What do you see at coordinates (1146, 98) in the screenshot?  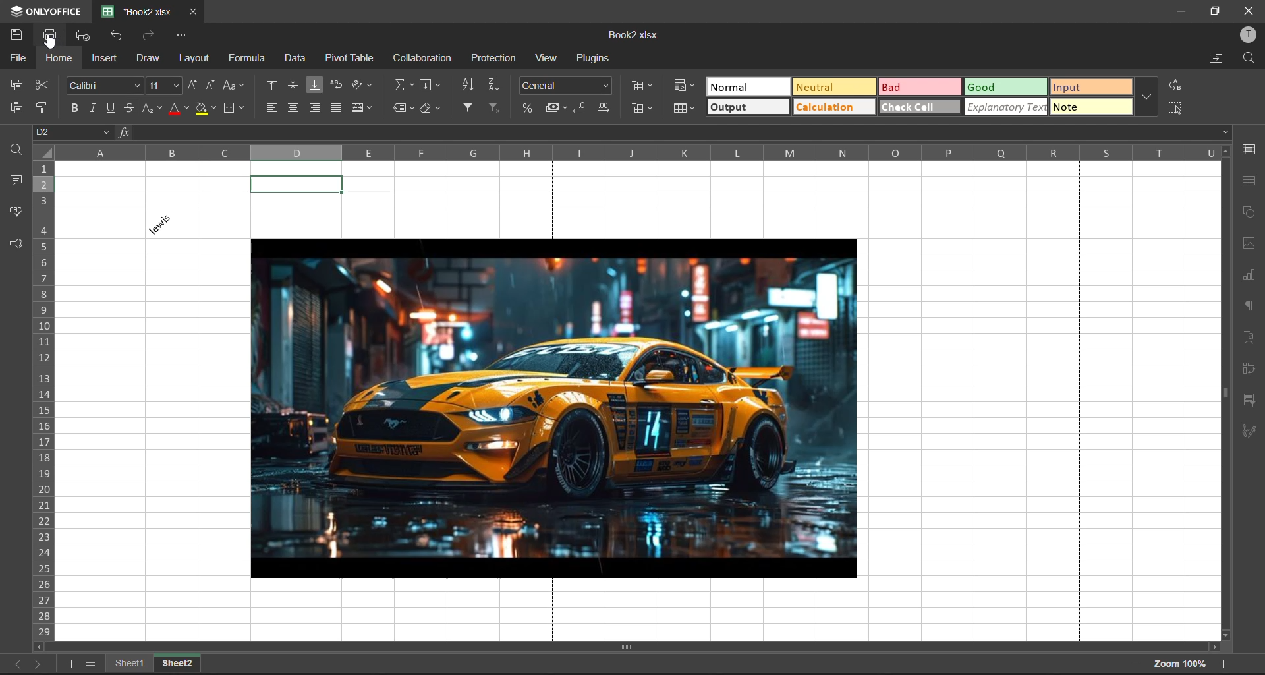 I see `more options` at bounding box center [1146, 98].